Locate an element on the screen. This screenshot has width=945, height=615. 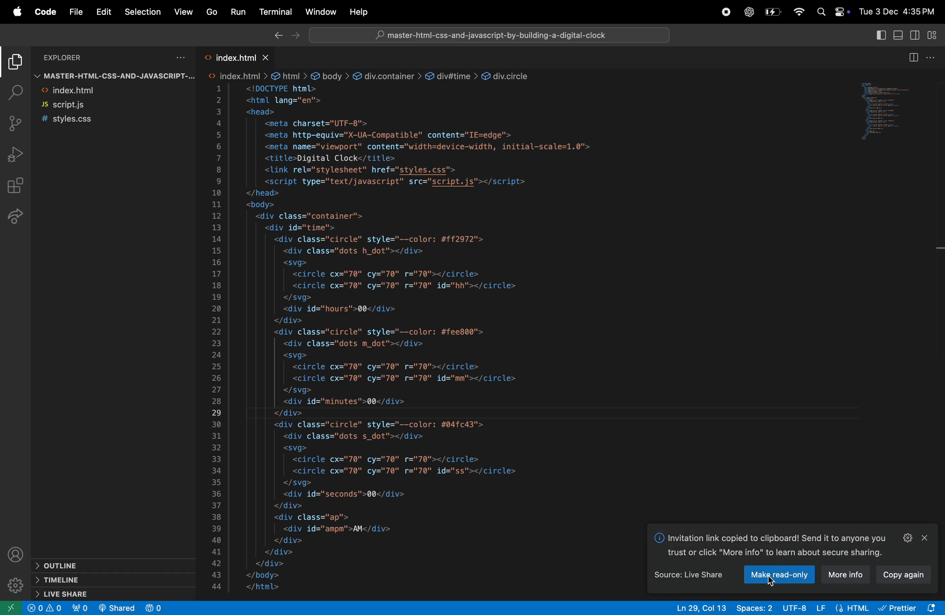
setting is located at coordinates (13, 587).